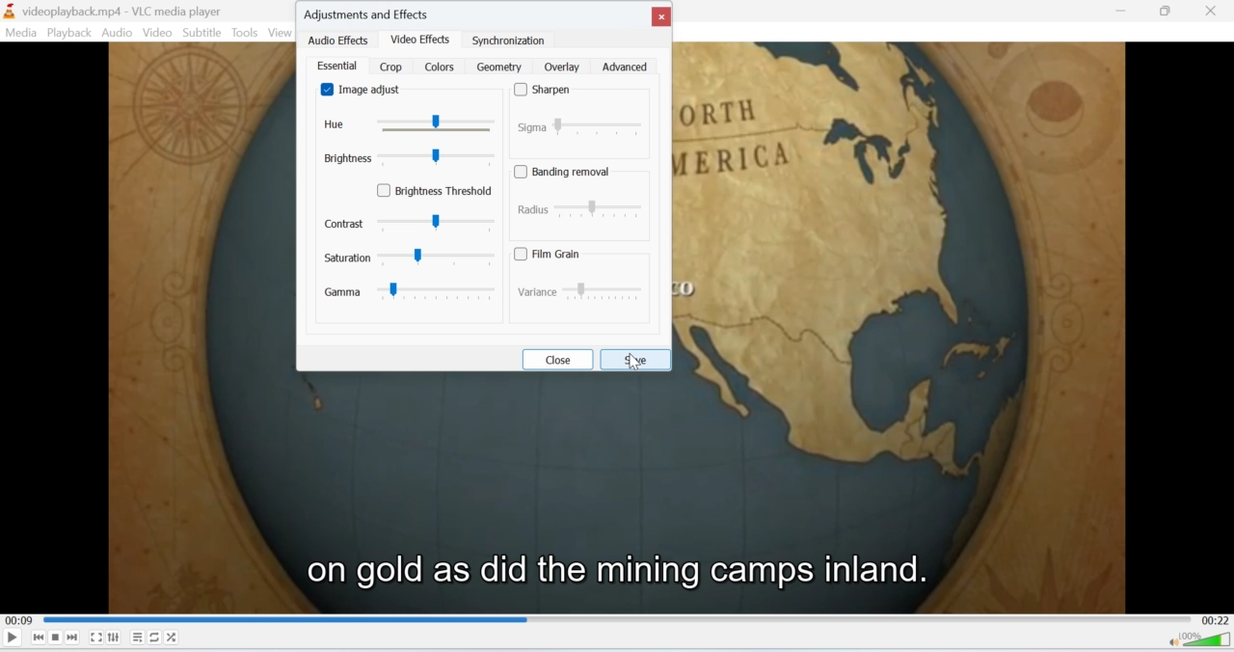 This screenshot has height=652, width=1234. Describe the element at coordinates (412, 222) in the screenshot. I see `contrast` at that location.